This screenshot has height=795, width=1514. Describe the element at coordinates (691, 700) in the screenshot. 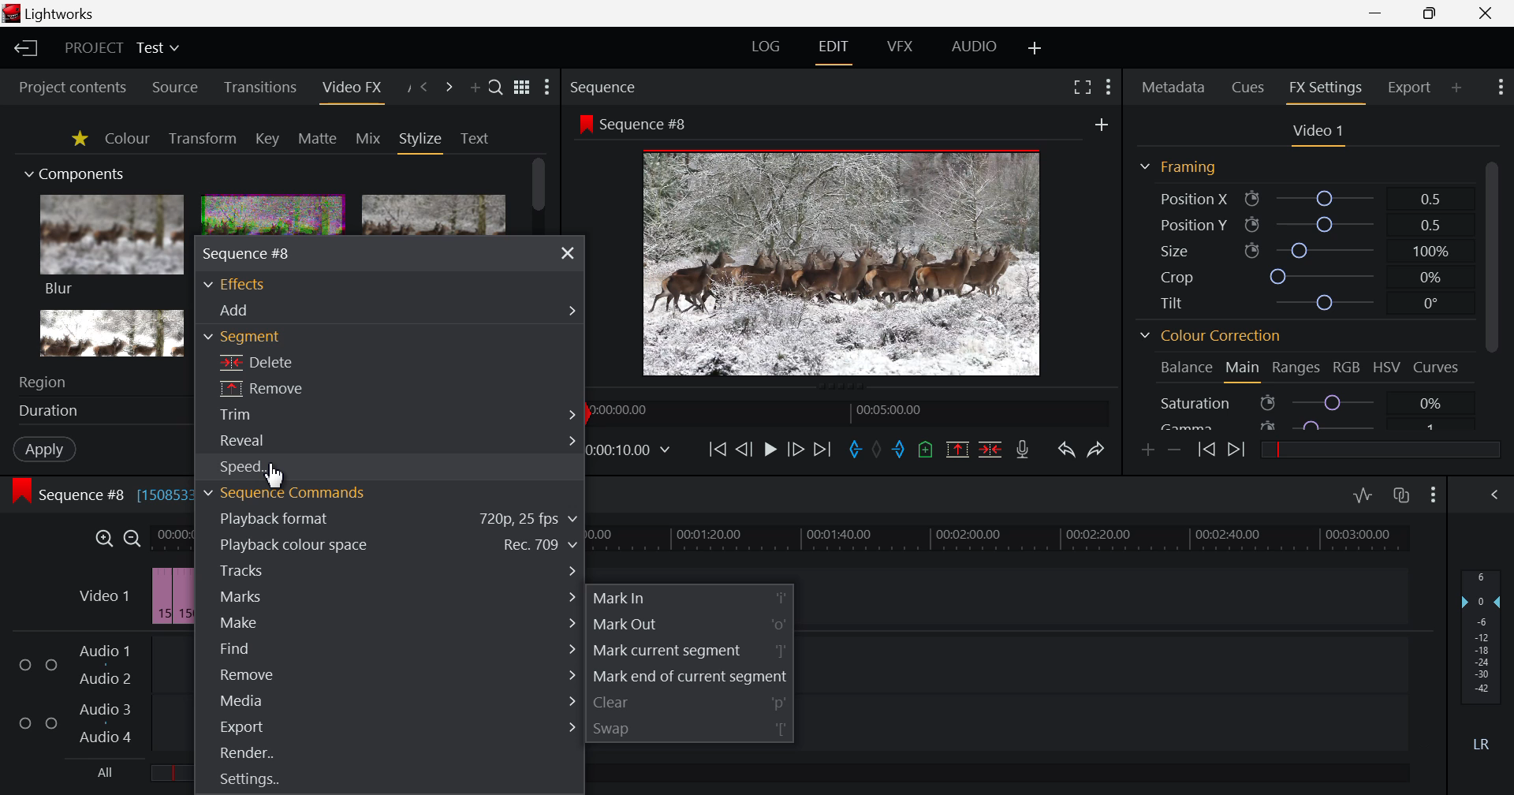

I see `Clear` at that location.